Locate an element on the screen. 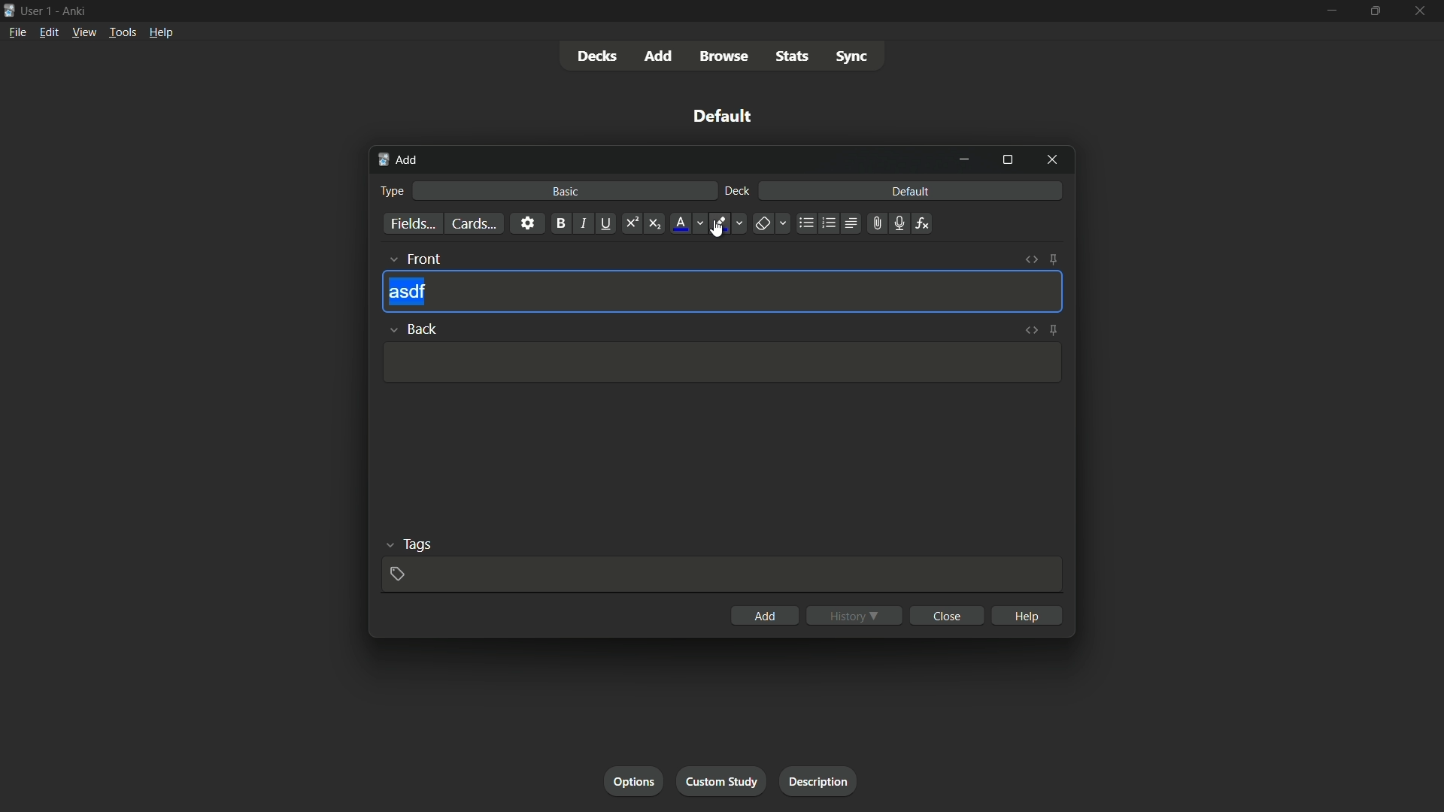  tags is located at coordinates (407, 544).